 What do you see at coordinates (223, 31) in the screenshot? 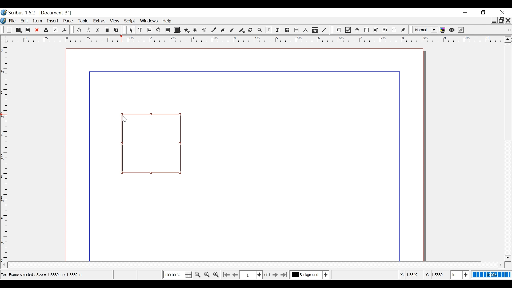
I see `Bezier curve` at bounding box center [223, 31].